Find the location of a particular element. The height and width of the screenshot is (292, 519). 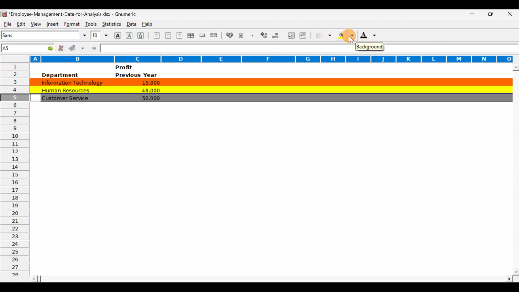

Merge a range of cells is located at coordinates (202, 36).